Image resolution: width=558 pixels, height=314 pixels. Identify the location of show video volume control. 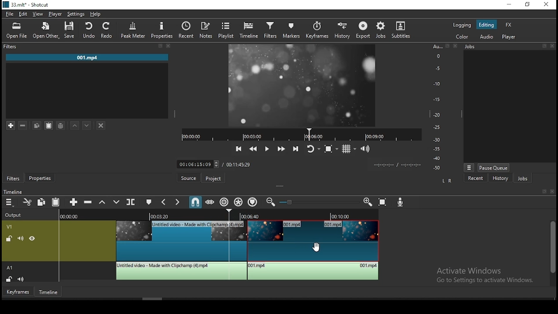
(366, 147).